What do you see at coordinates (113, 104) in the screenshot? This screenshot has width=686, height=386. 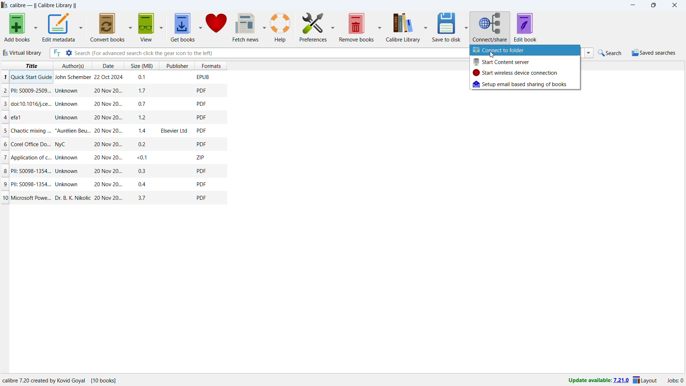 I see `one book entry` at bounding box center [113, 104].